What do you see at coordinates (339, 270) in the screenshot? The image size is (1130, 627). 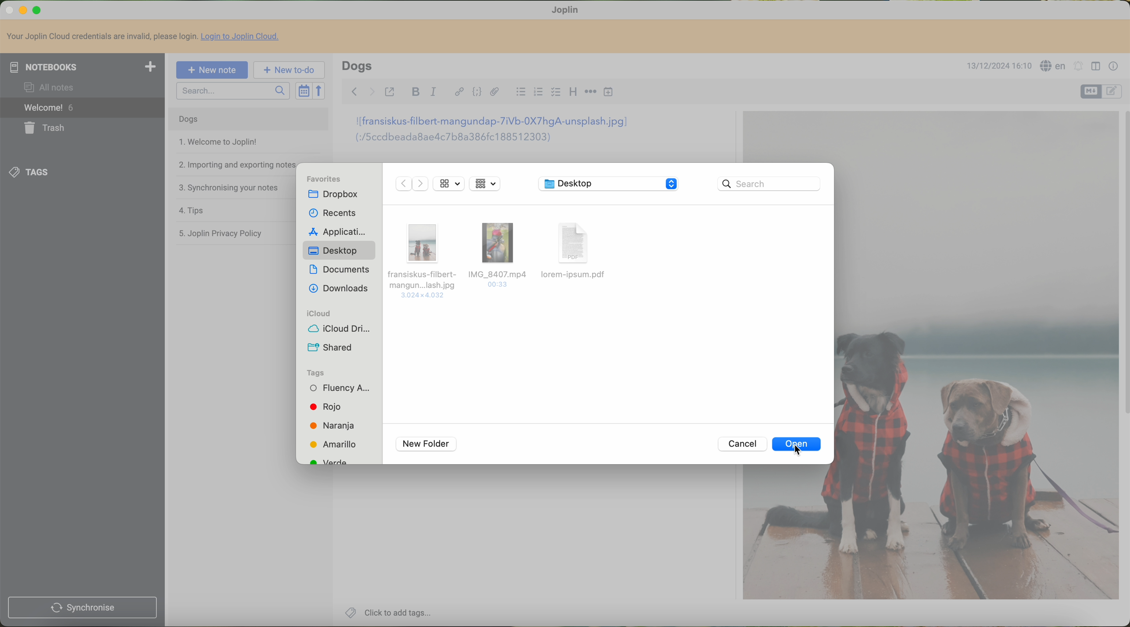 I see `documents` at bounding box center [339, 270].